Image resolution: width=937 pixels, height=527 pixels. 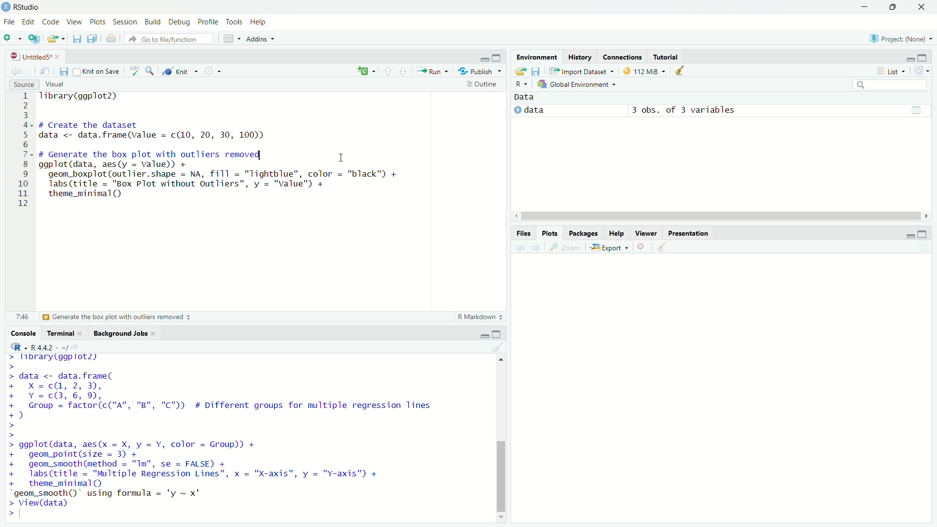 I want to click on print, so click(x=110, y=40).